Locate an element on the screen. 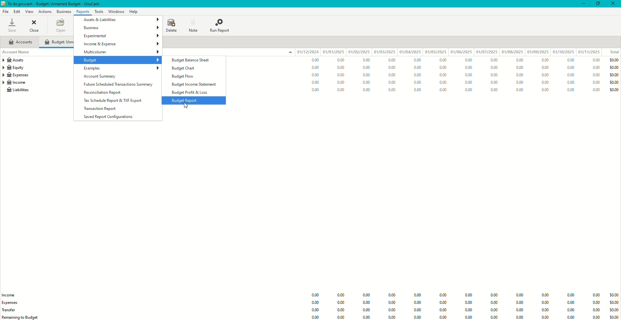  0.00 is located at coordinates (520, 83).